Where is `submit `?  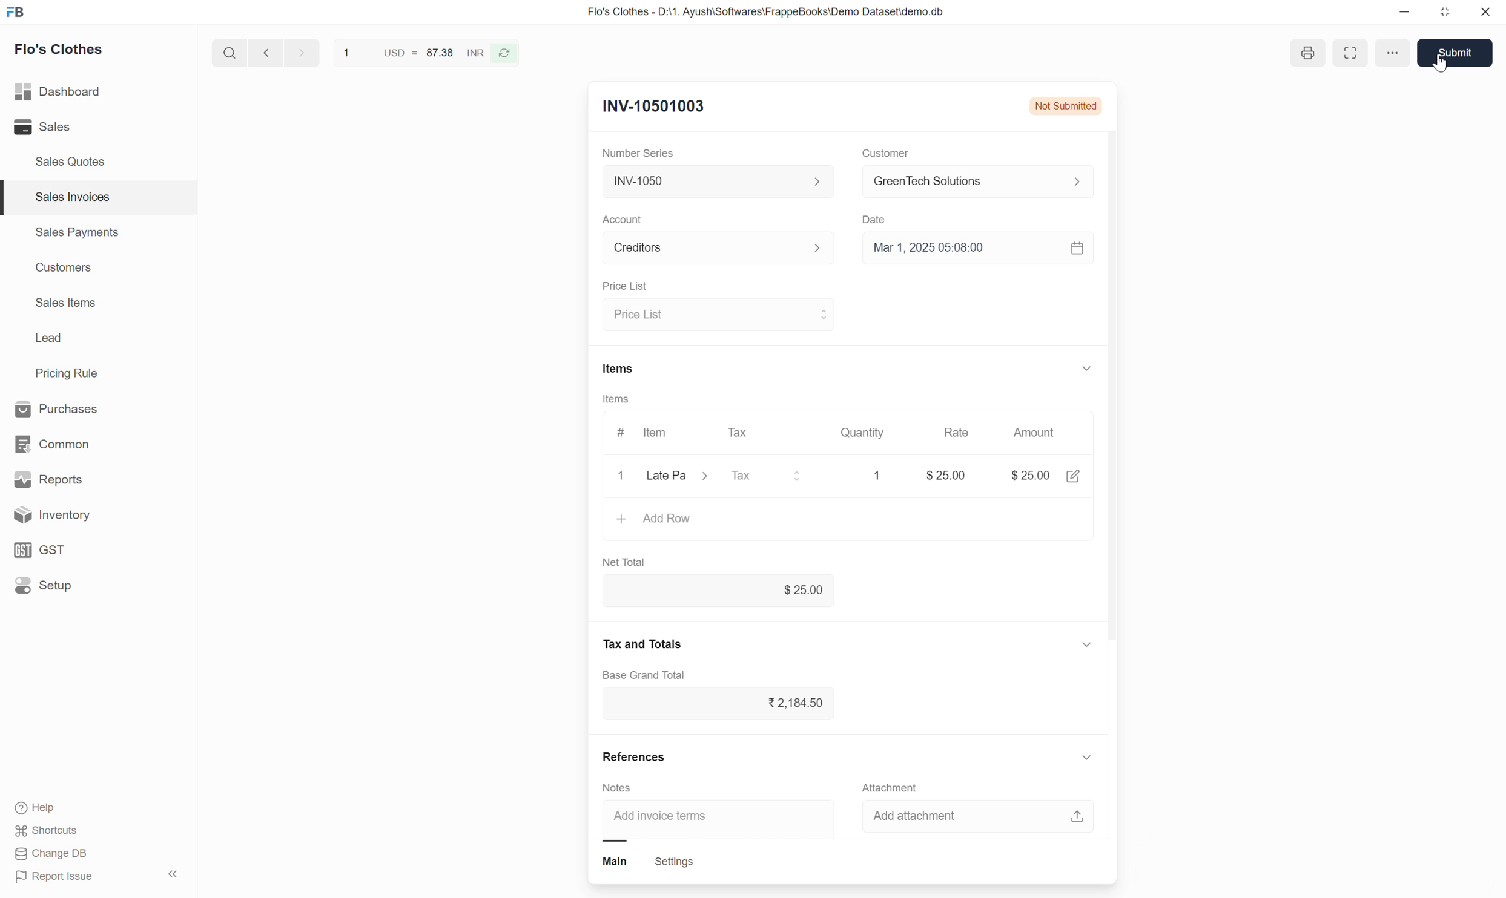 submit  is located at coordinates (1454, 53).